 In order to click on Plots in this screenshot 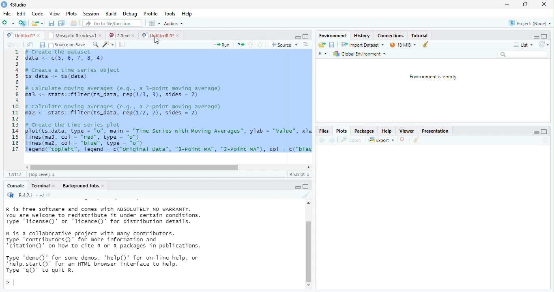, I will do `click(72, 14)`.